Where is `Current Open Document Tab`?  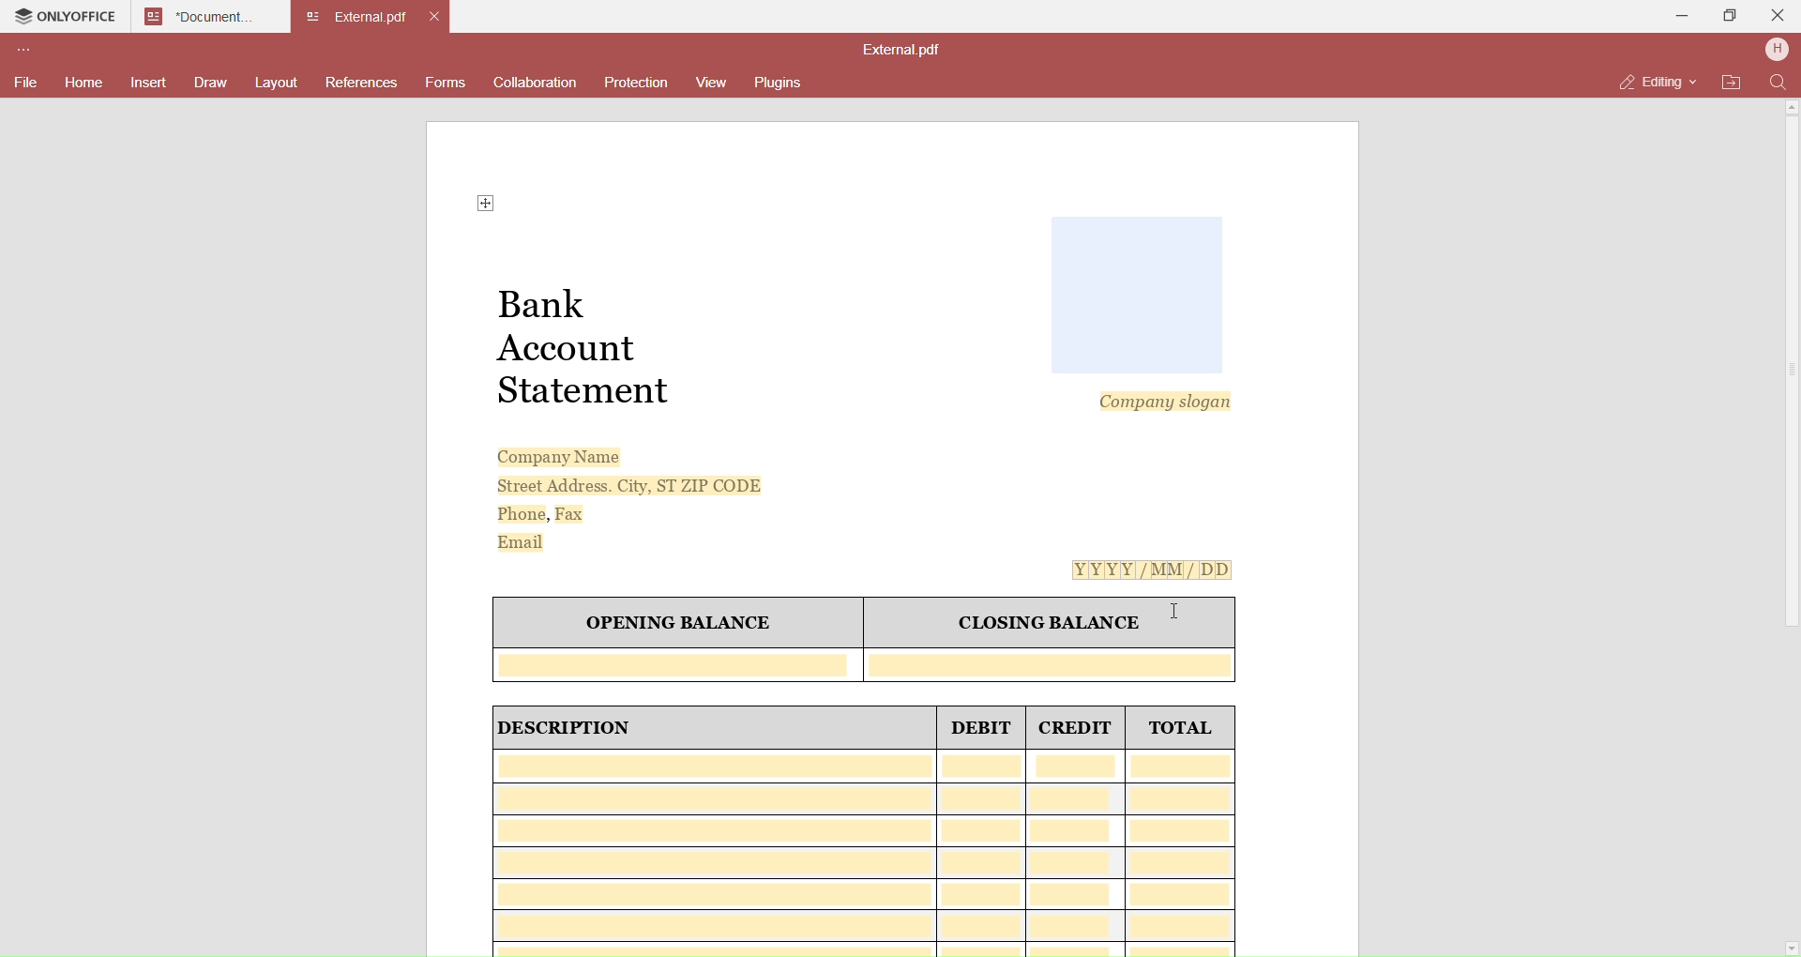
Current Open Document Tab is located at coordinates (199, 15).